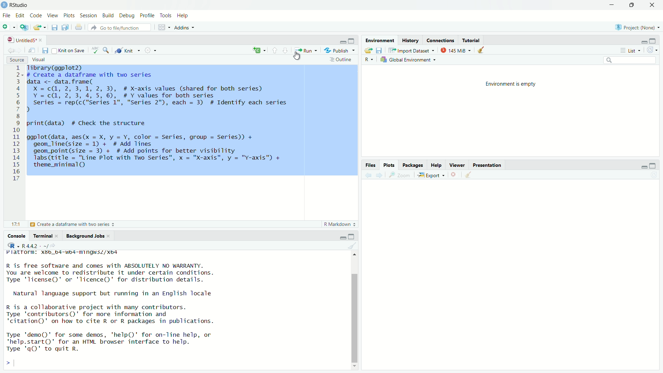 This screenshot has height=373, width=663. I want to click on 17:1, so click(15, 224).